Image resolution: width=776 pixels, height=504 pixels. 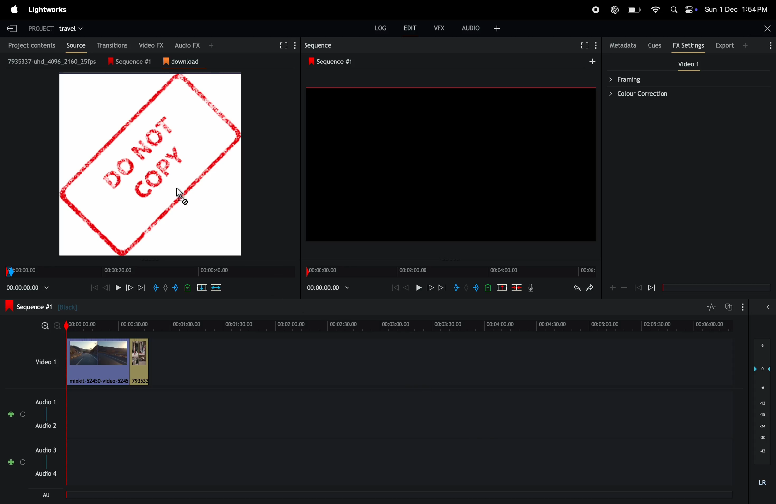 What do you see at coordinates (590, 287) in the screenshot?
I see `redo` at bounding box center [590, 287].